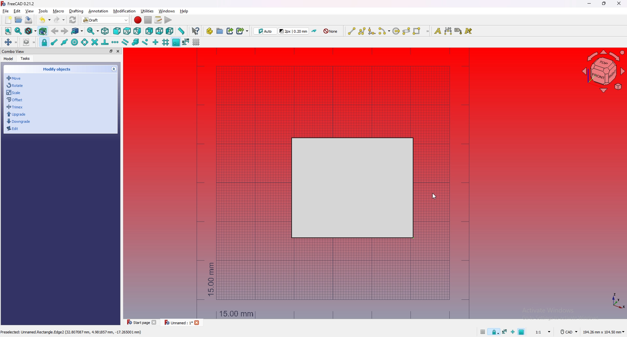  I want to click on snap parallel, so click(125, 42).